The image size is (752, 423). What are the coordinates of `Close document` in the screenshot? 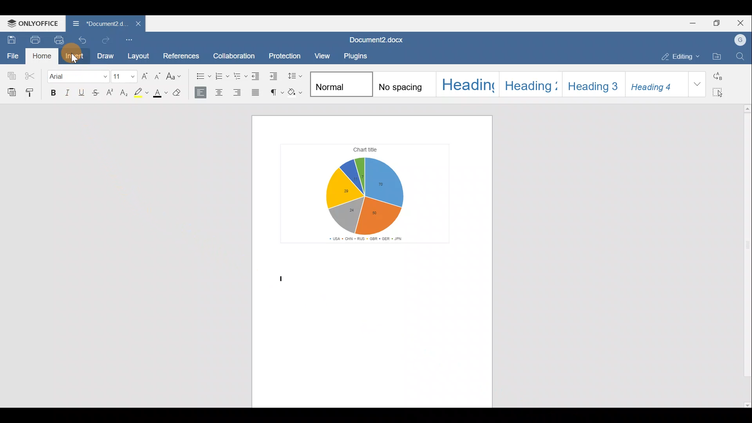 It's located at (134, 24).